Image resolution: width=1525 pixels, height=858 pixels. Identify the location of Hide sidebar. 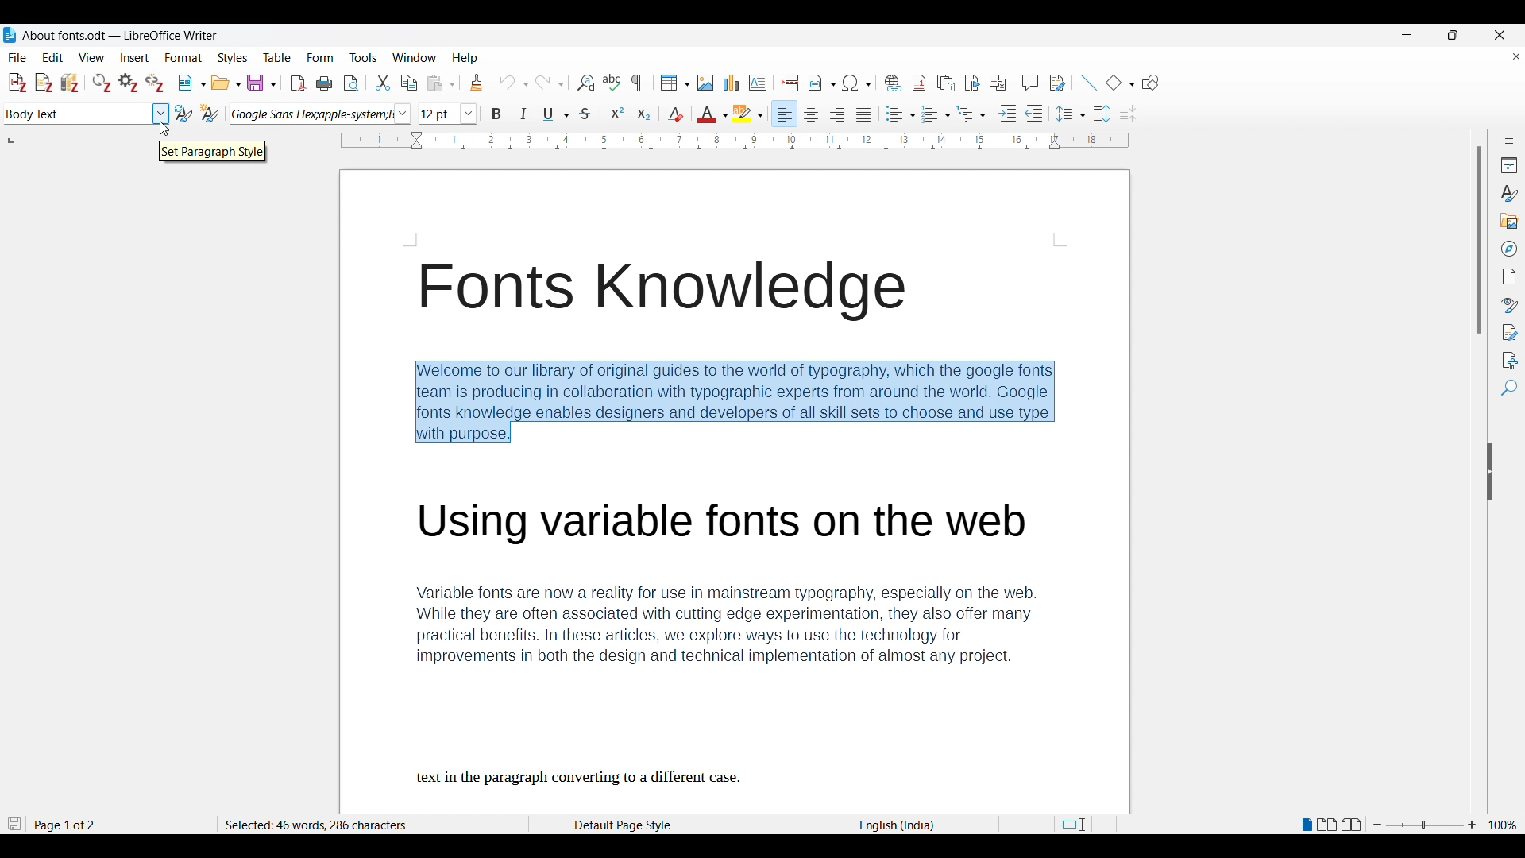
(1490, 472).